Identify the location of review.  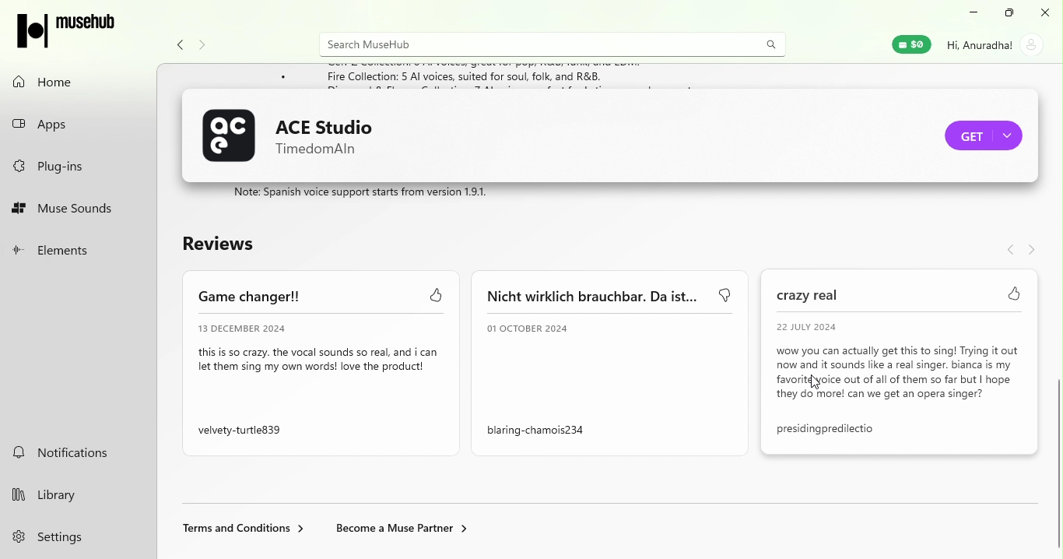
(322, 365).